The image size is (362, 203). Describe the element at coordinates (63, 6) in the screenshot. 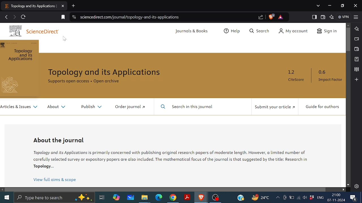

I see `Close current tab` at that location.